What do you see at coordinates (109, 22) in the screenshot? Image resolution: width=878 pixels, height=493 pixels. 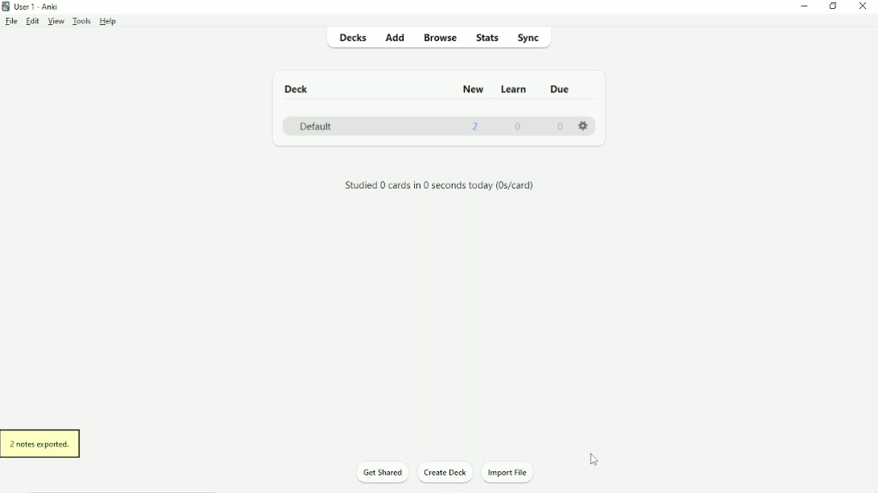 I see `Help` at bounding box center [109, 22].